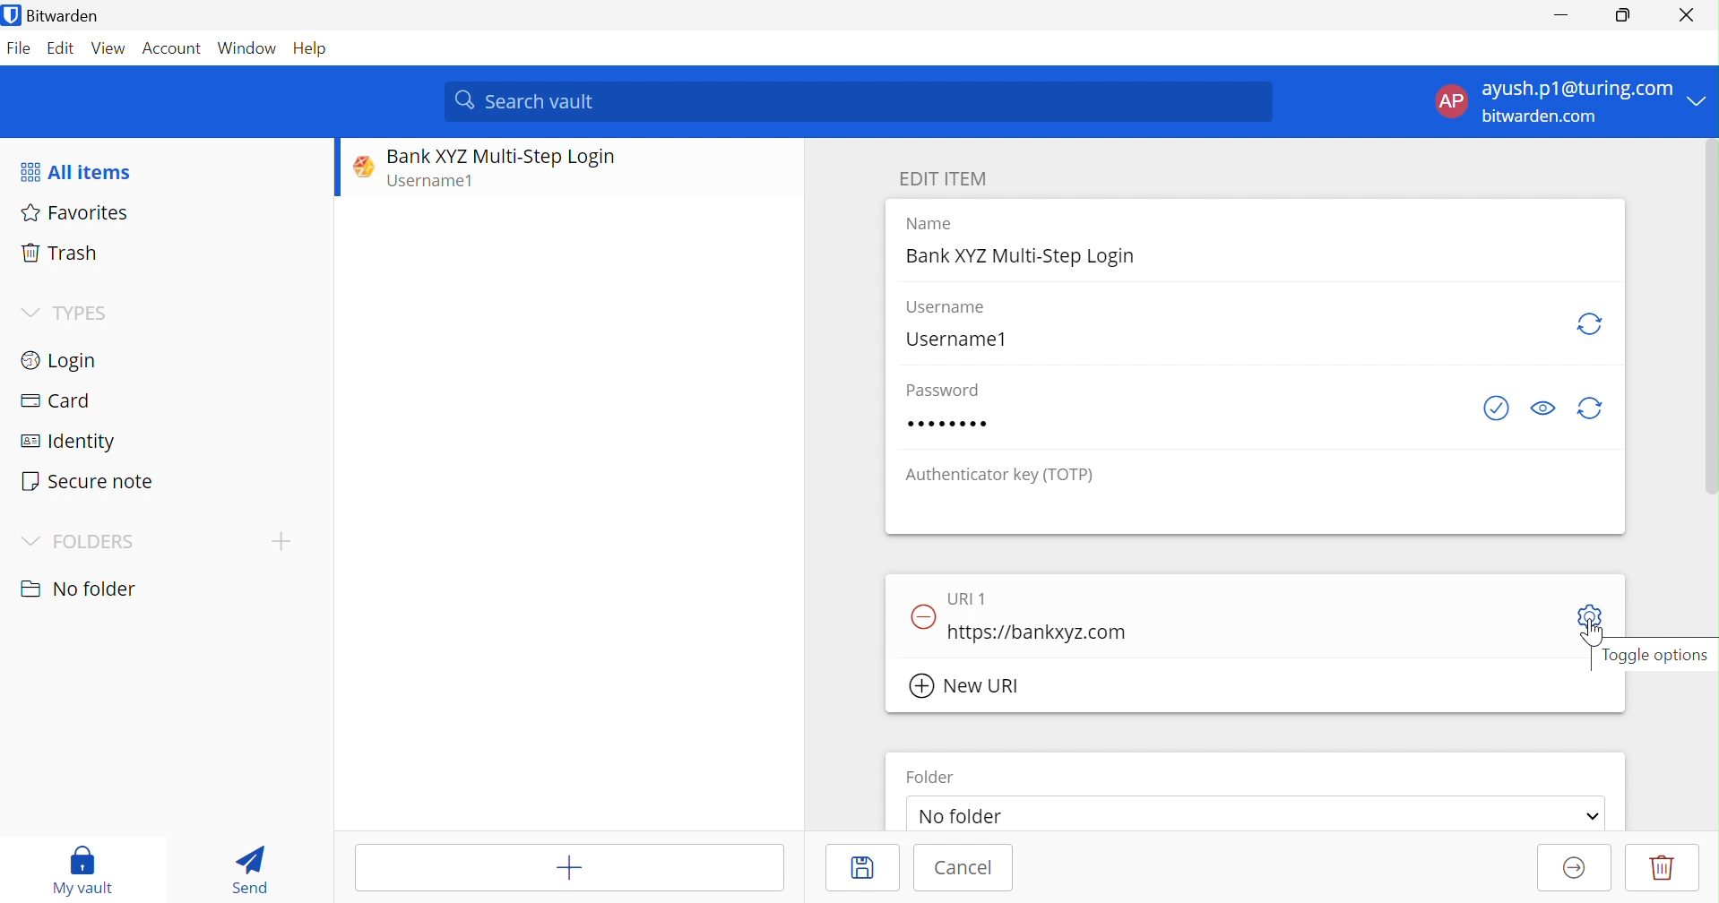  Describe the element at coordinates (79, 213) in the screenshot. I see `Favorites` at that location.